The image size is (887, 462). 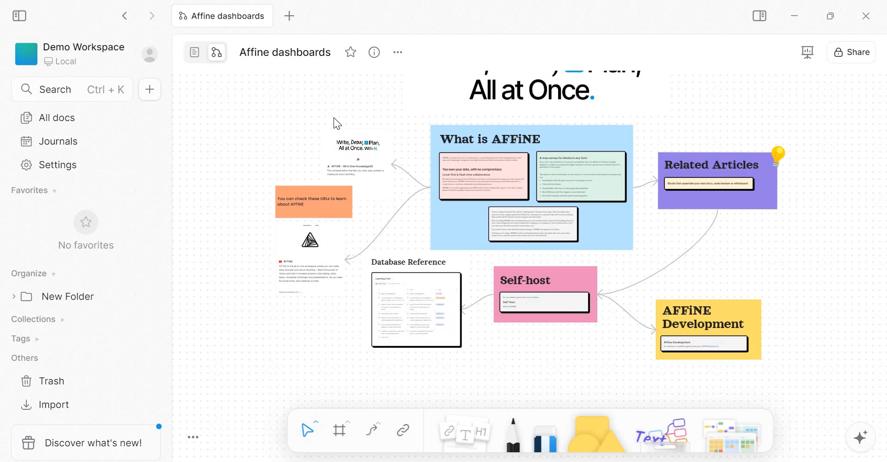 What do you see at coordinates (860, 438) in the screenshot?
I see `magic tool` at bounding box center [860, 438].